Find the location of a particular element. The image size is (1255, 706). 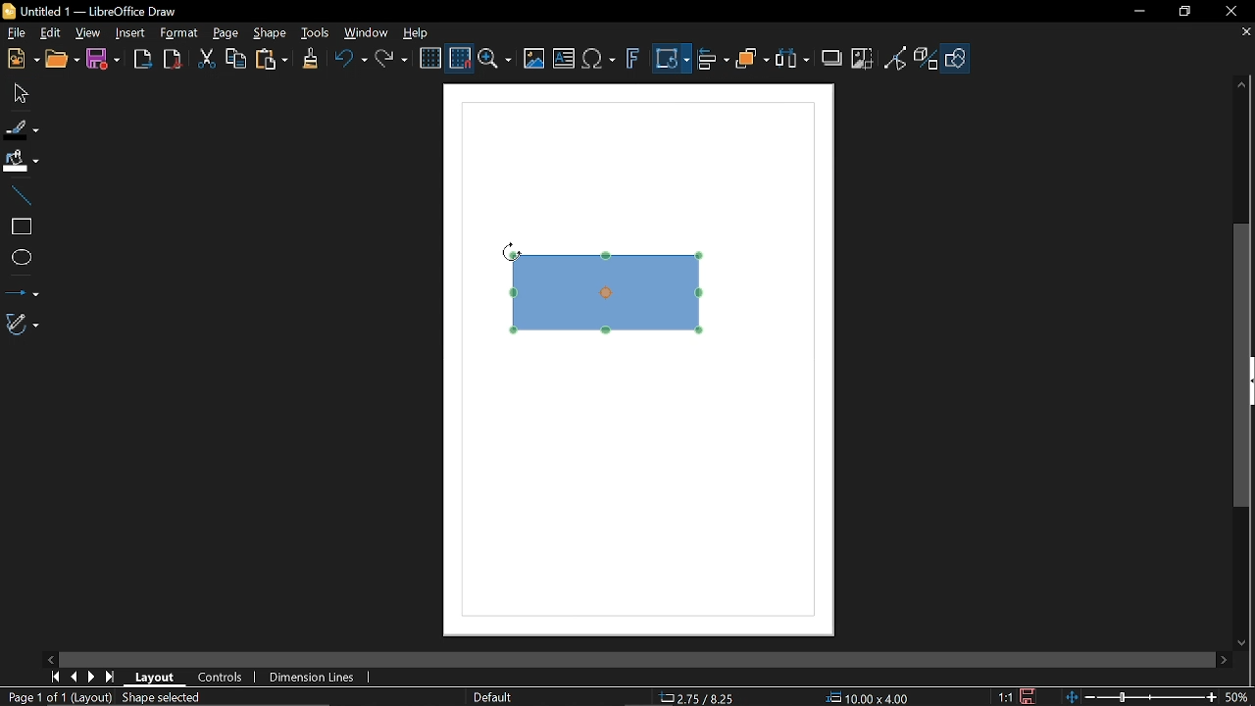

Curves and polygons is located at coordinates (23, 324).